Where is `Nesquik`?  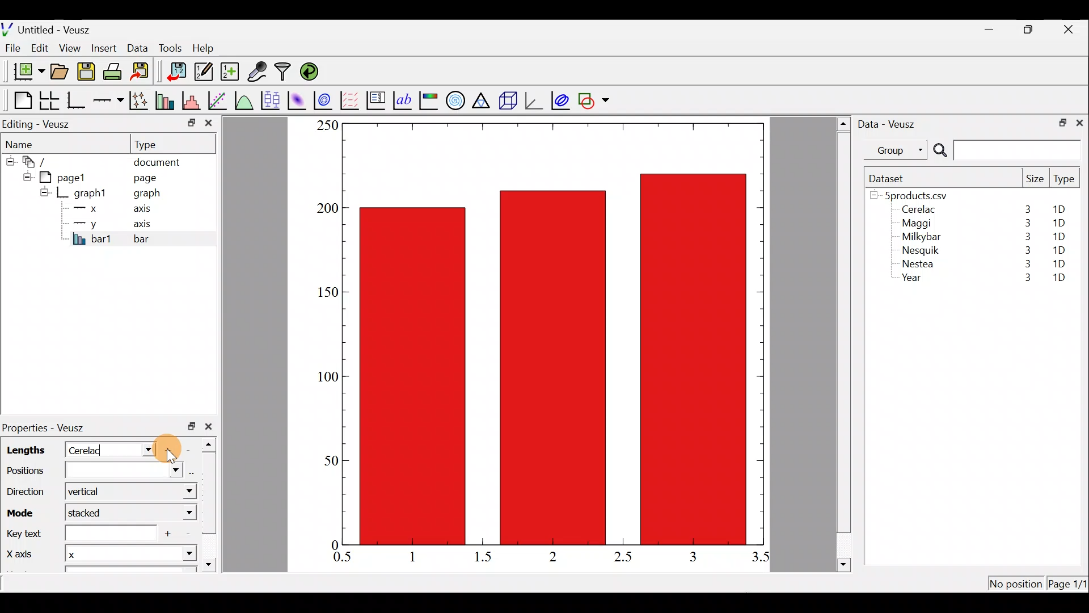
Nesquik is located at coordinates (919, 250).